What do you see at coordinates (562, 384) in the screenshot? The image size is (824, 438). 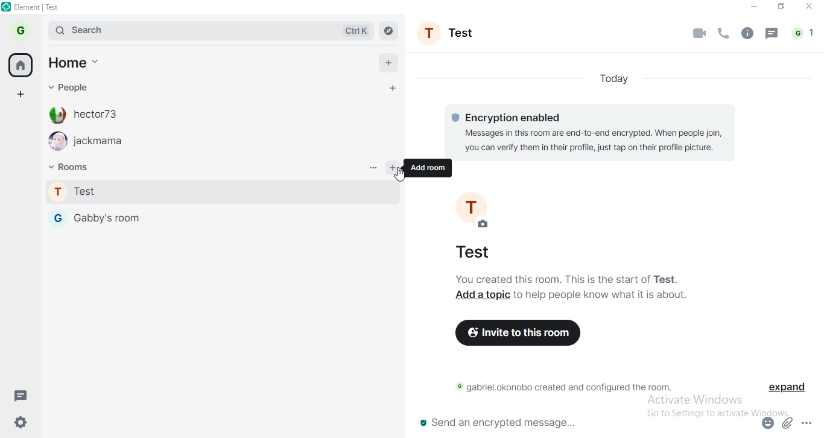 I see `© gabriel.okonobo created and configured the room.` at bounding box center [562, 384].